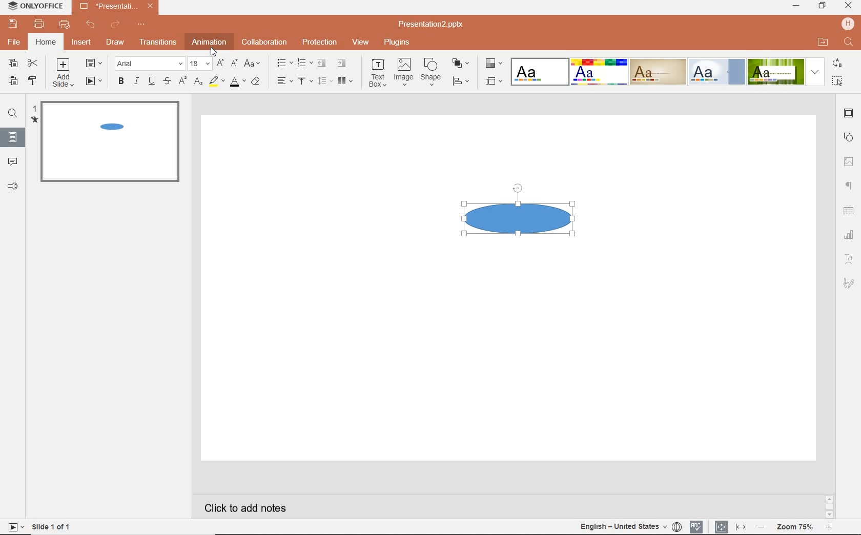 The image size is (861, 535). Describe the element at coordinates (12, 187) in the screenshot. I see `FEEDBACK & SUPPORT` at that location.